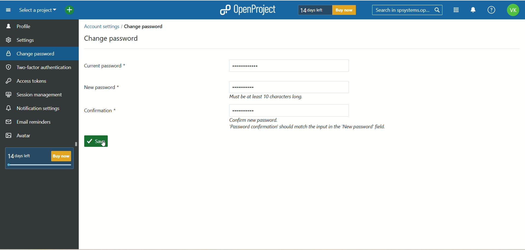 Image resolution: width=525 pixels, height=250 pixels. I want to click on change password, so click(31, 53).